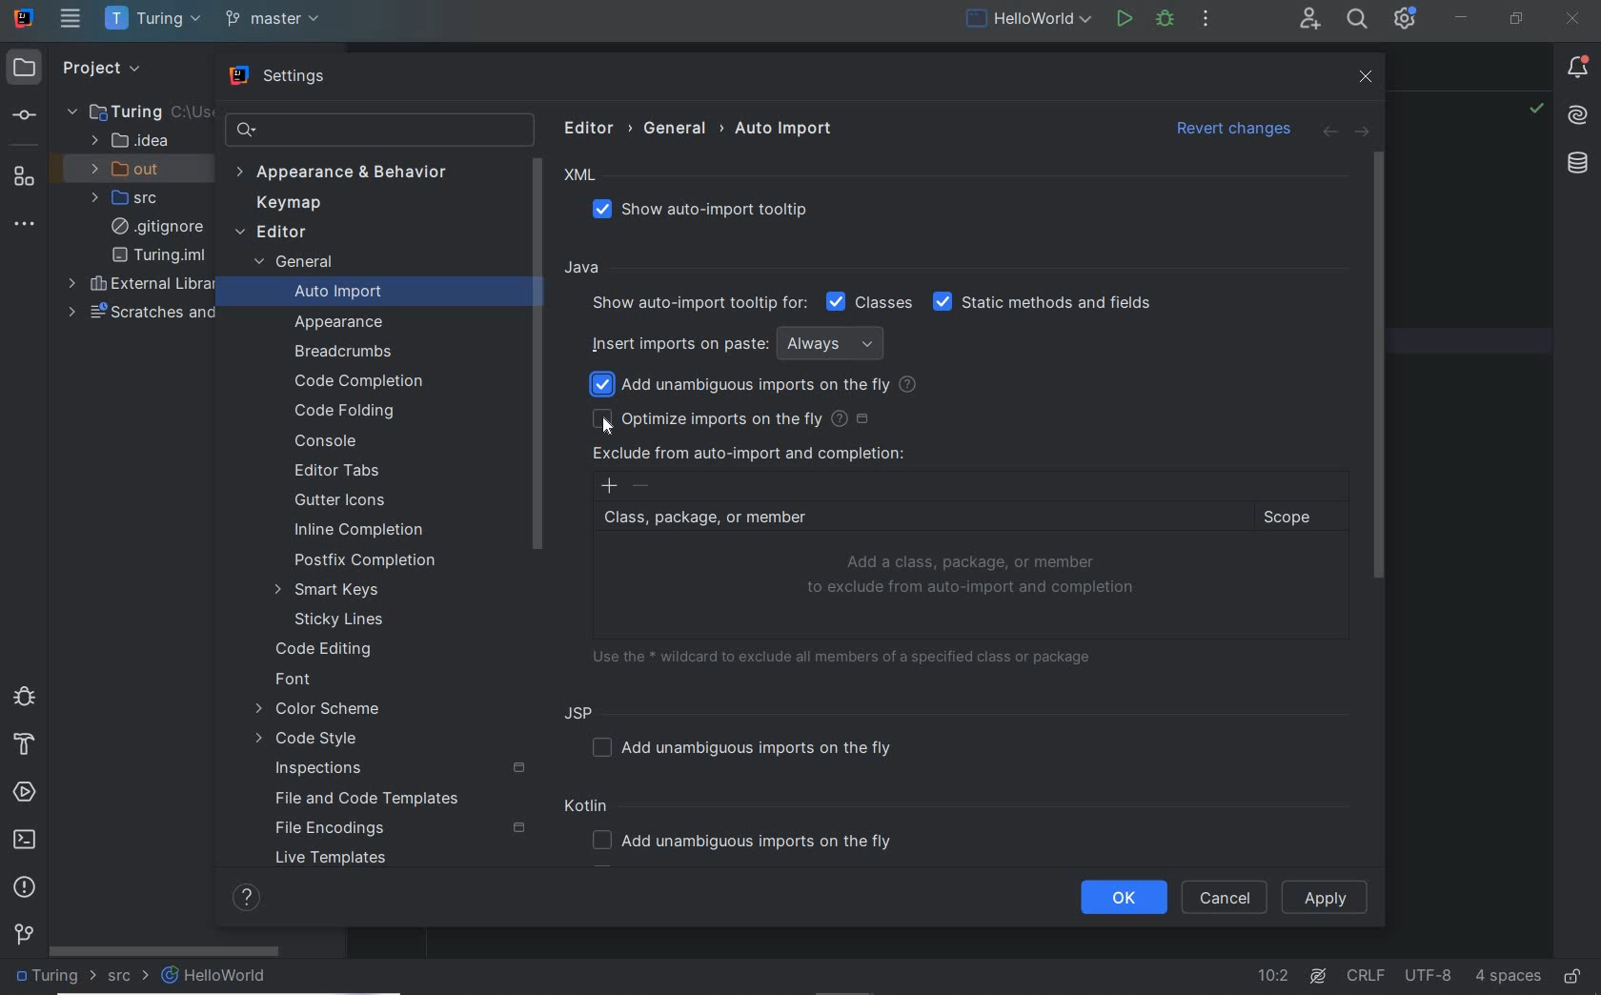  Describe the element at coordinates (145, 285) in the screenshot. I see `external libraries` at that location.